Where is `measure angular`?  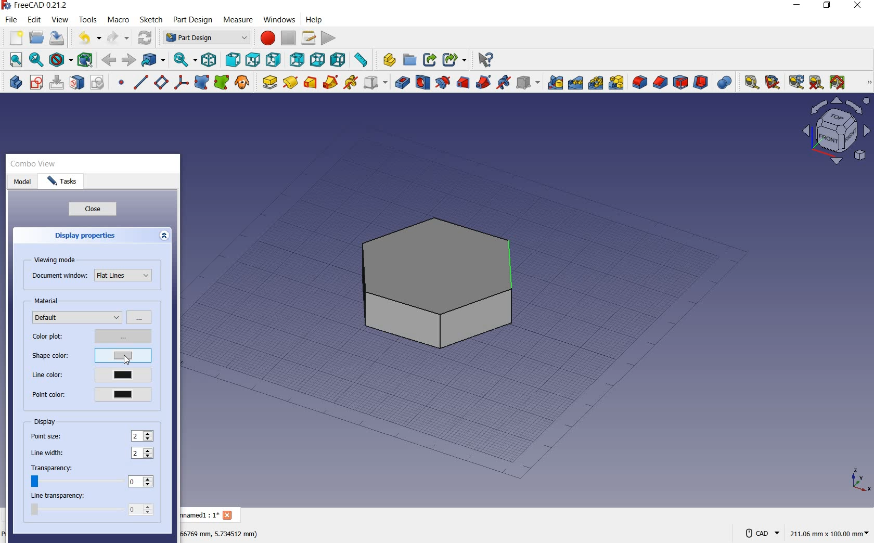
measure angular is located at coordinates (773, 83).